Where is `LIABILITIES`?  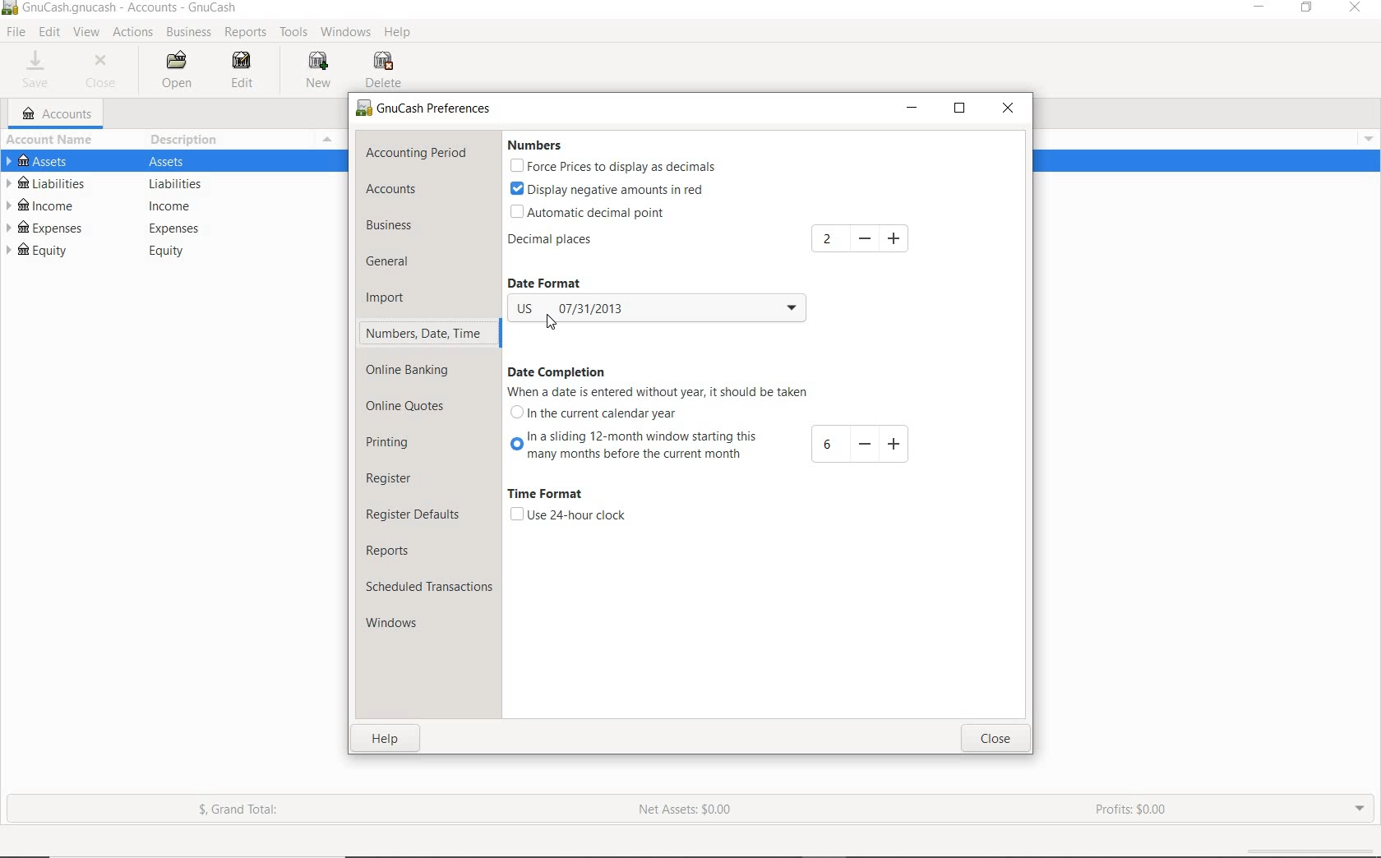
LIABILITIES is located at coordinates (164, 185).